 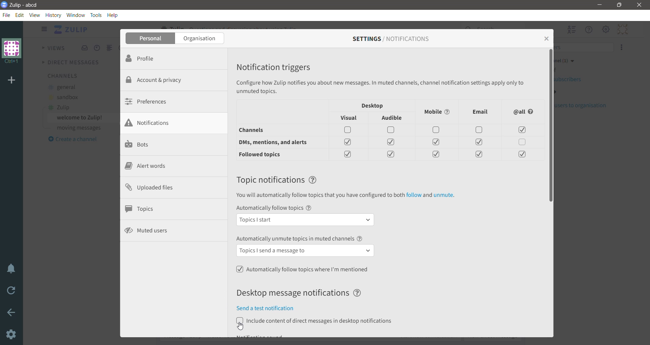 What do you see at coordinates (241, 328) in the screenshot?
I see `Pointer` at bounding box center [241, 328].